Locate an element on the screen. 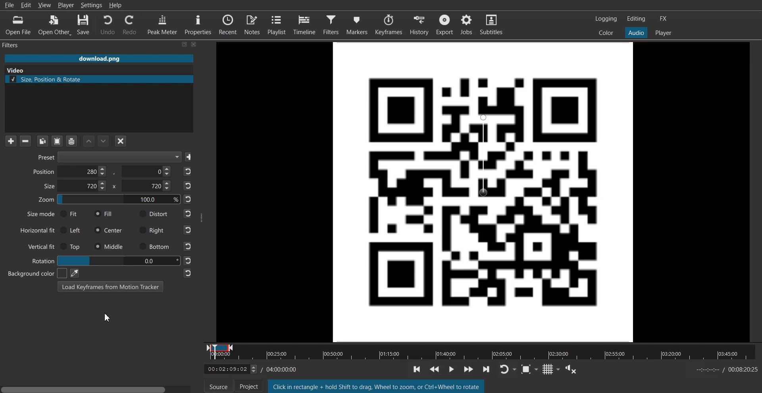  Deselect the filter is located at coordinates (121, 141).